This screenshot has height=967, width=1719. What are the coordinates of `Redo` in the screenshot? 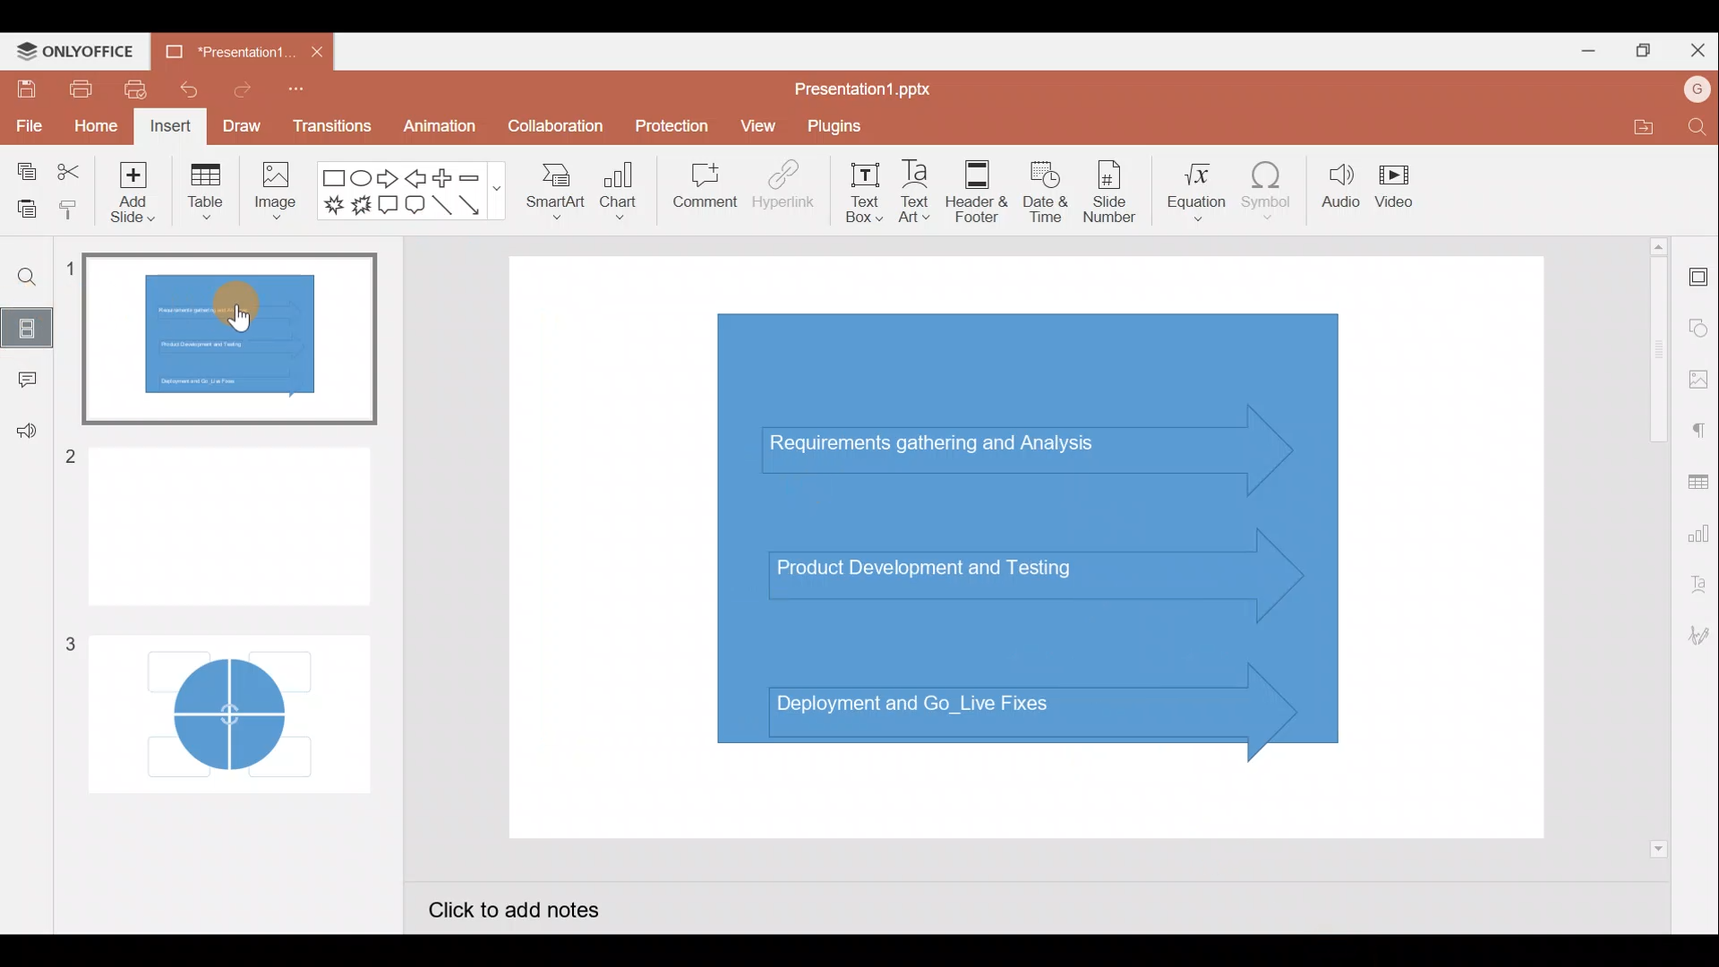 It's located at (237, 94).